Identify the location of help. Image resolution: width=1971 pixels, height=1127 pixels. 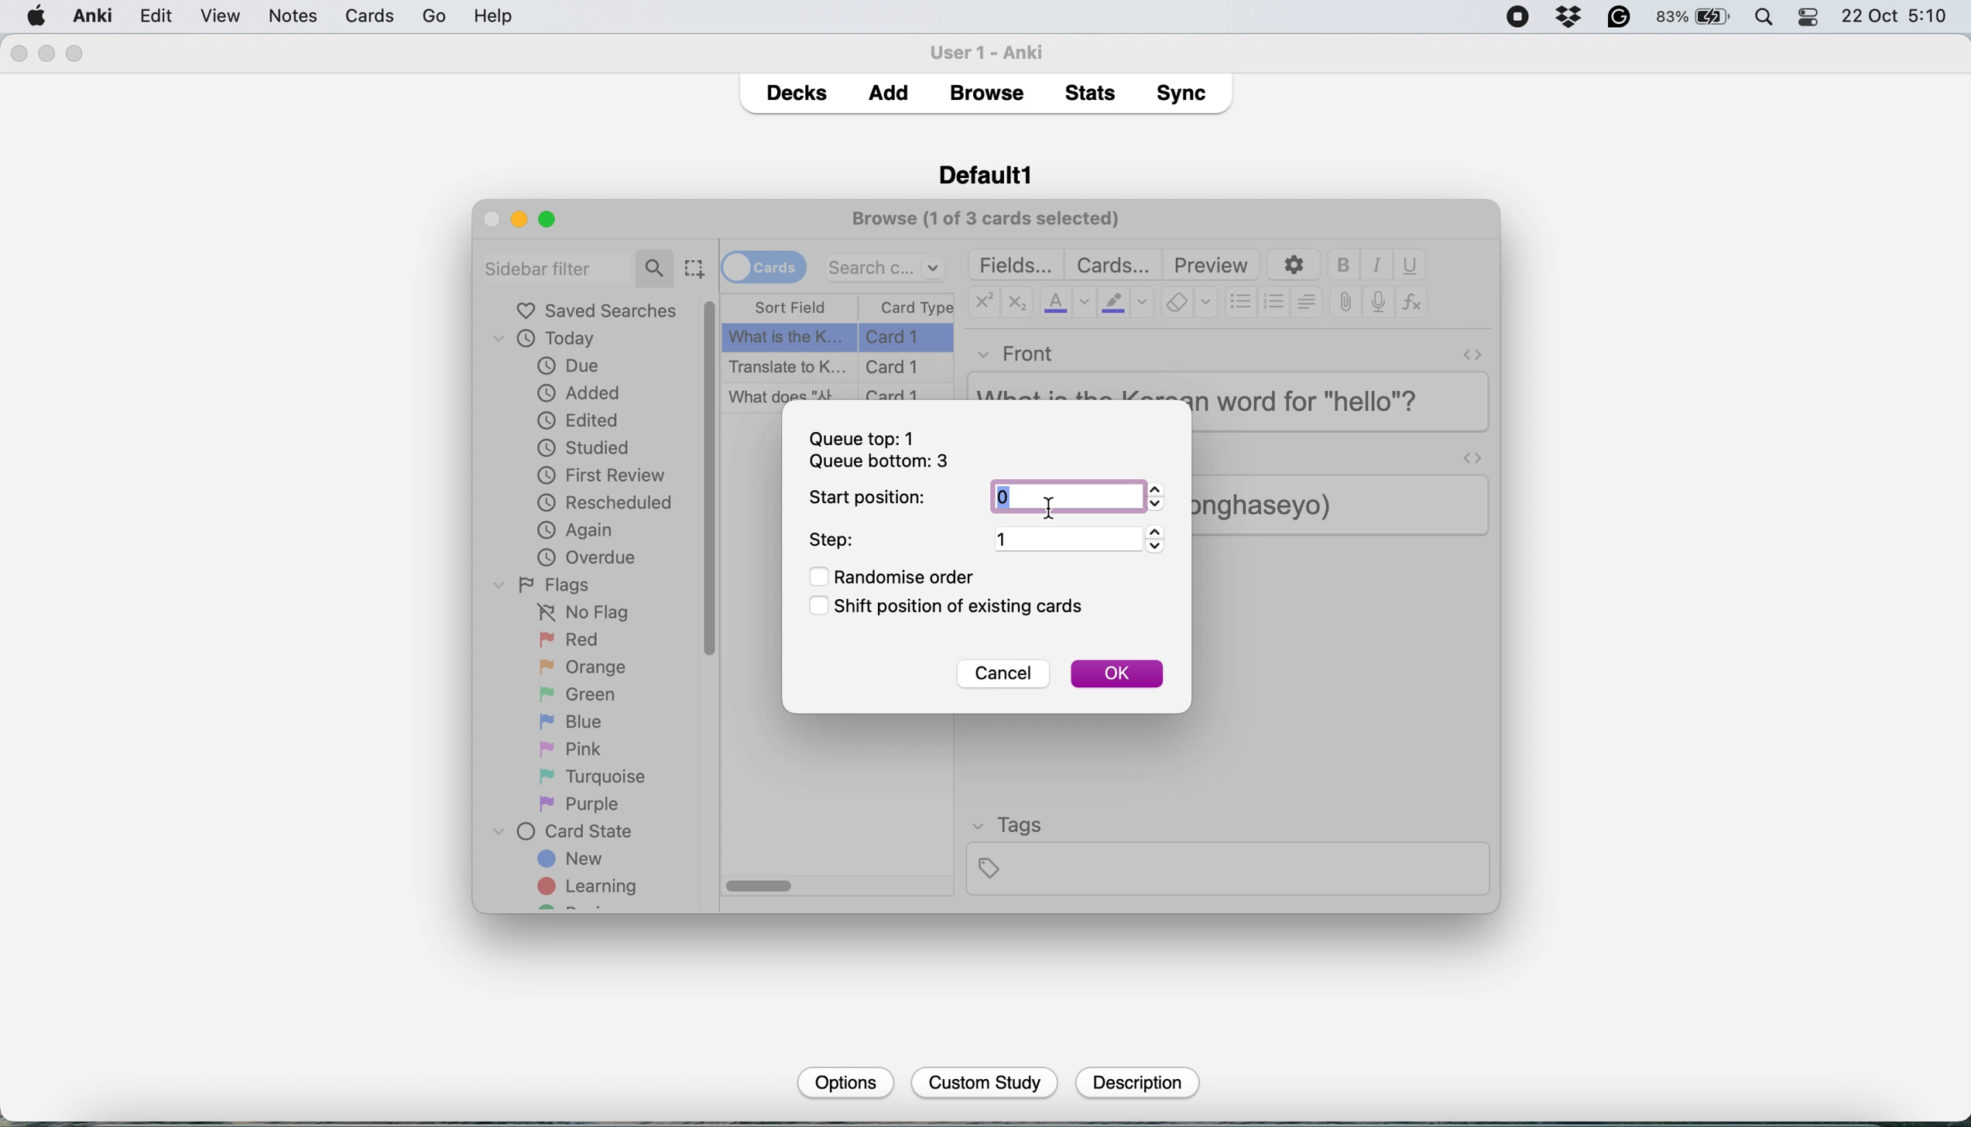
(418, 15).